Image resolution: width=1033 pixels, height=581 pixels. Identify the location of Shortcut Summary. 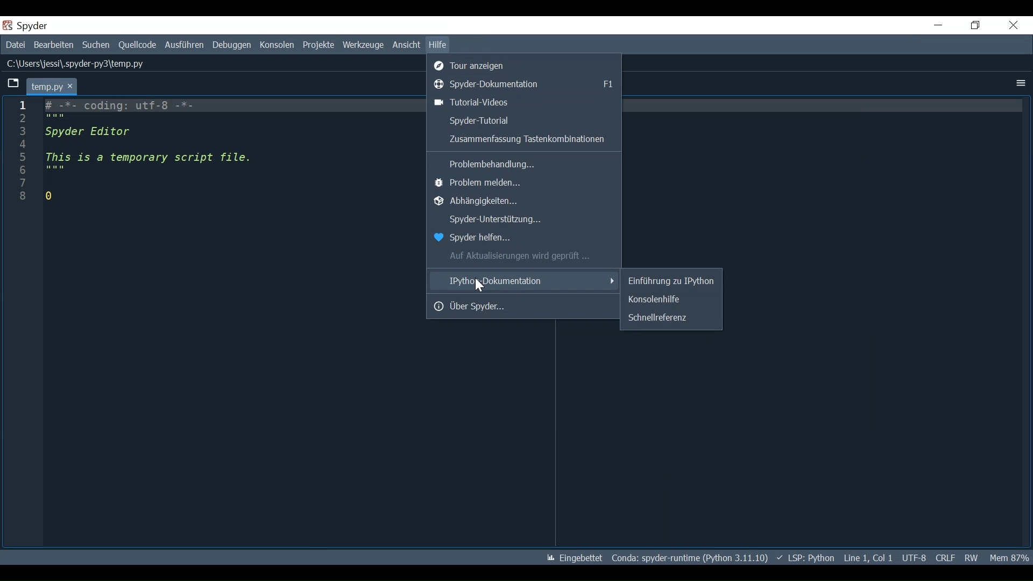
(522, 140).